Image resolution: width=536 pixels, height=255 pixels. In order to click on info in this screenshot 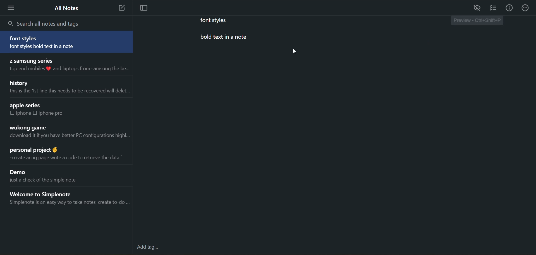, I will do `click(509, 9)`.